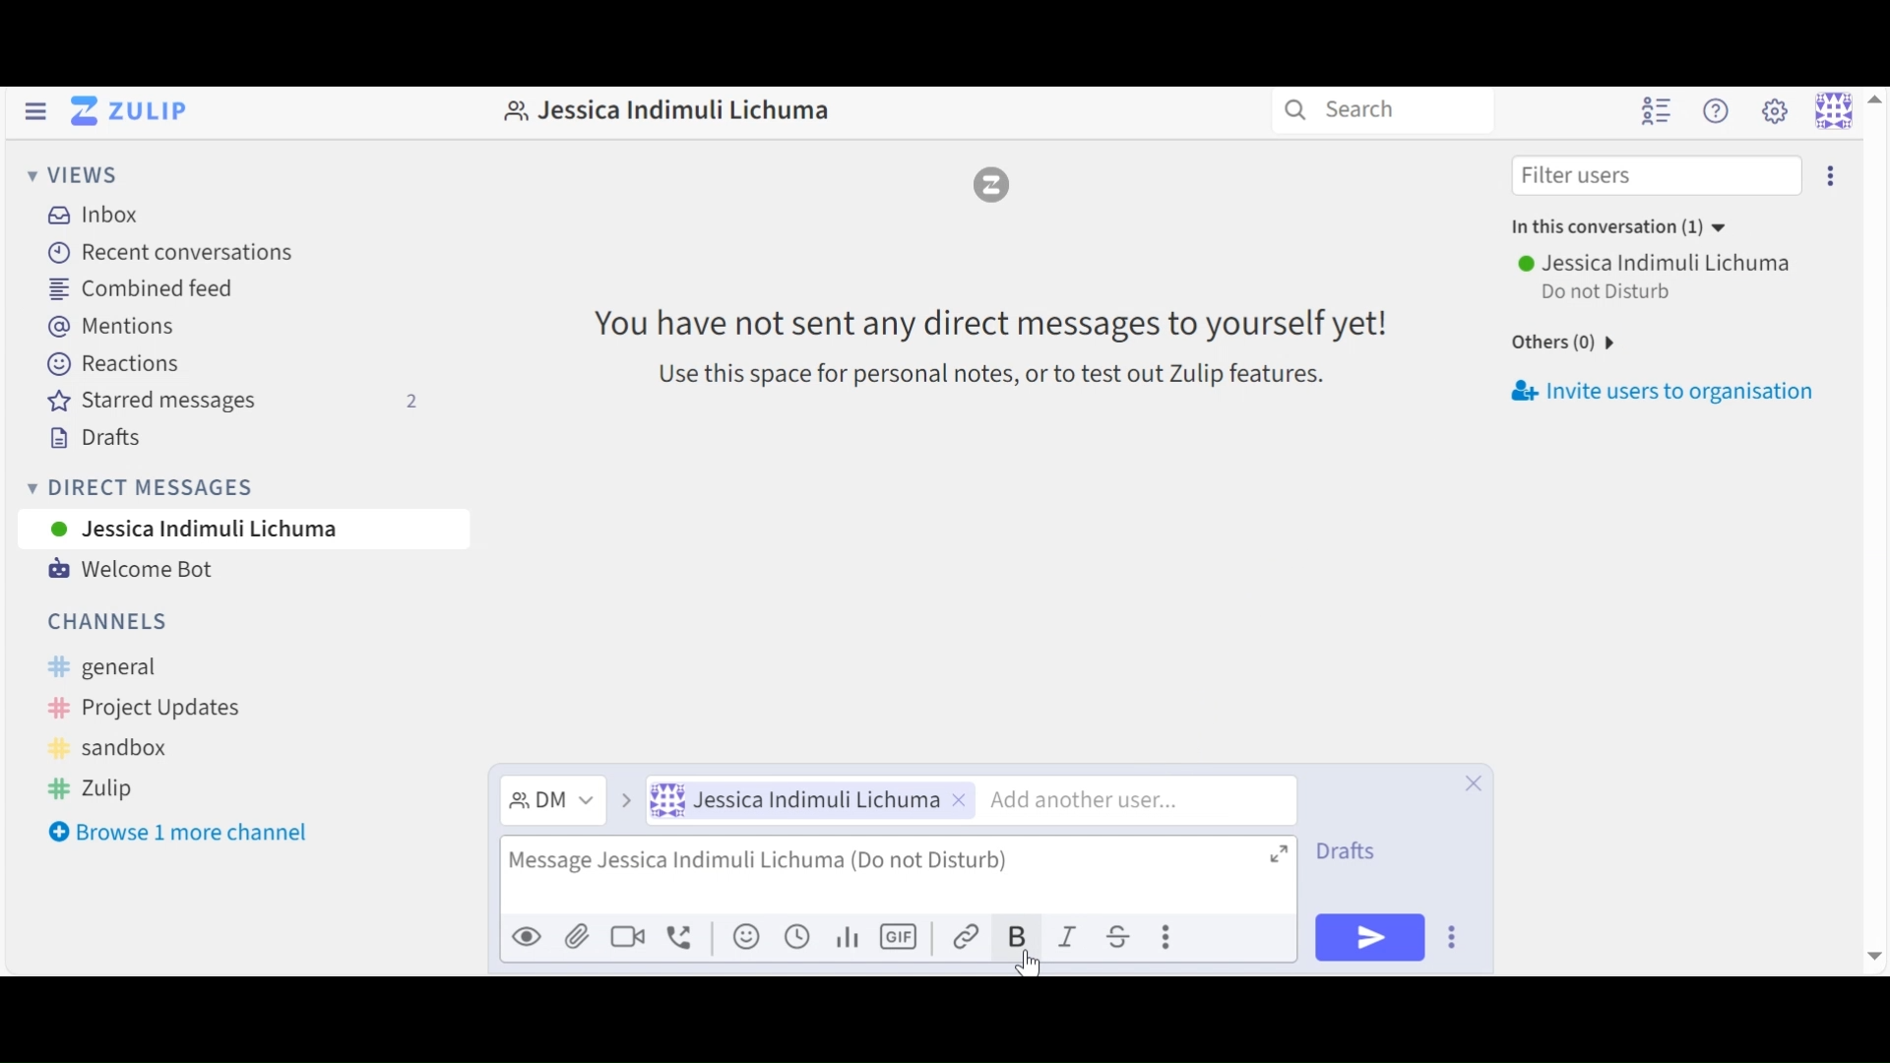 The height and width of the screenshot is (1063, 1890). Describe the element at coordinates (143, 291) in the screenshot. I see `Combined feed` at that location.